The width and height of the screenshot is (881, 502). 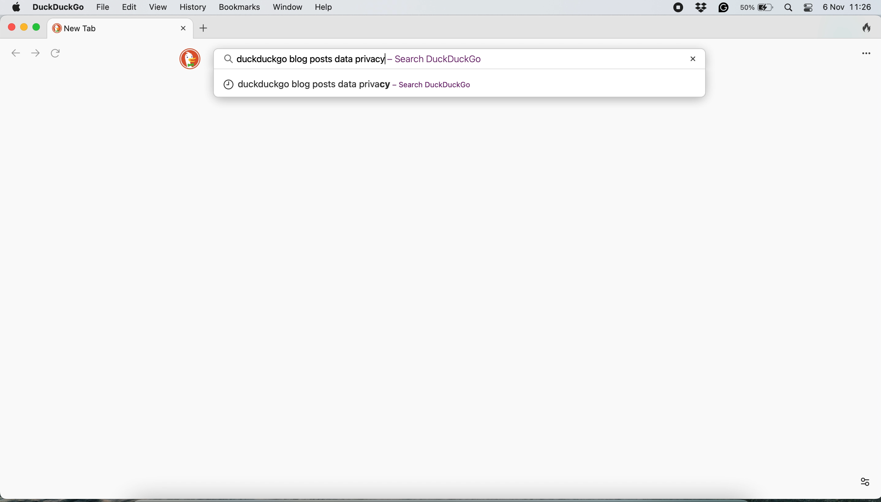 What do you see at coordinates (102, 8) in the screenshot?
I see `file` at bounding box center [102, 8].